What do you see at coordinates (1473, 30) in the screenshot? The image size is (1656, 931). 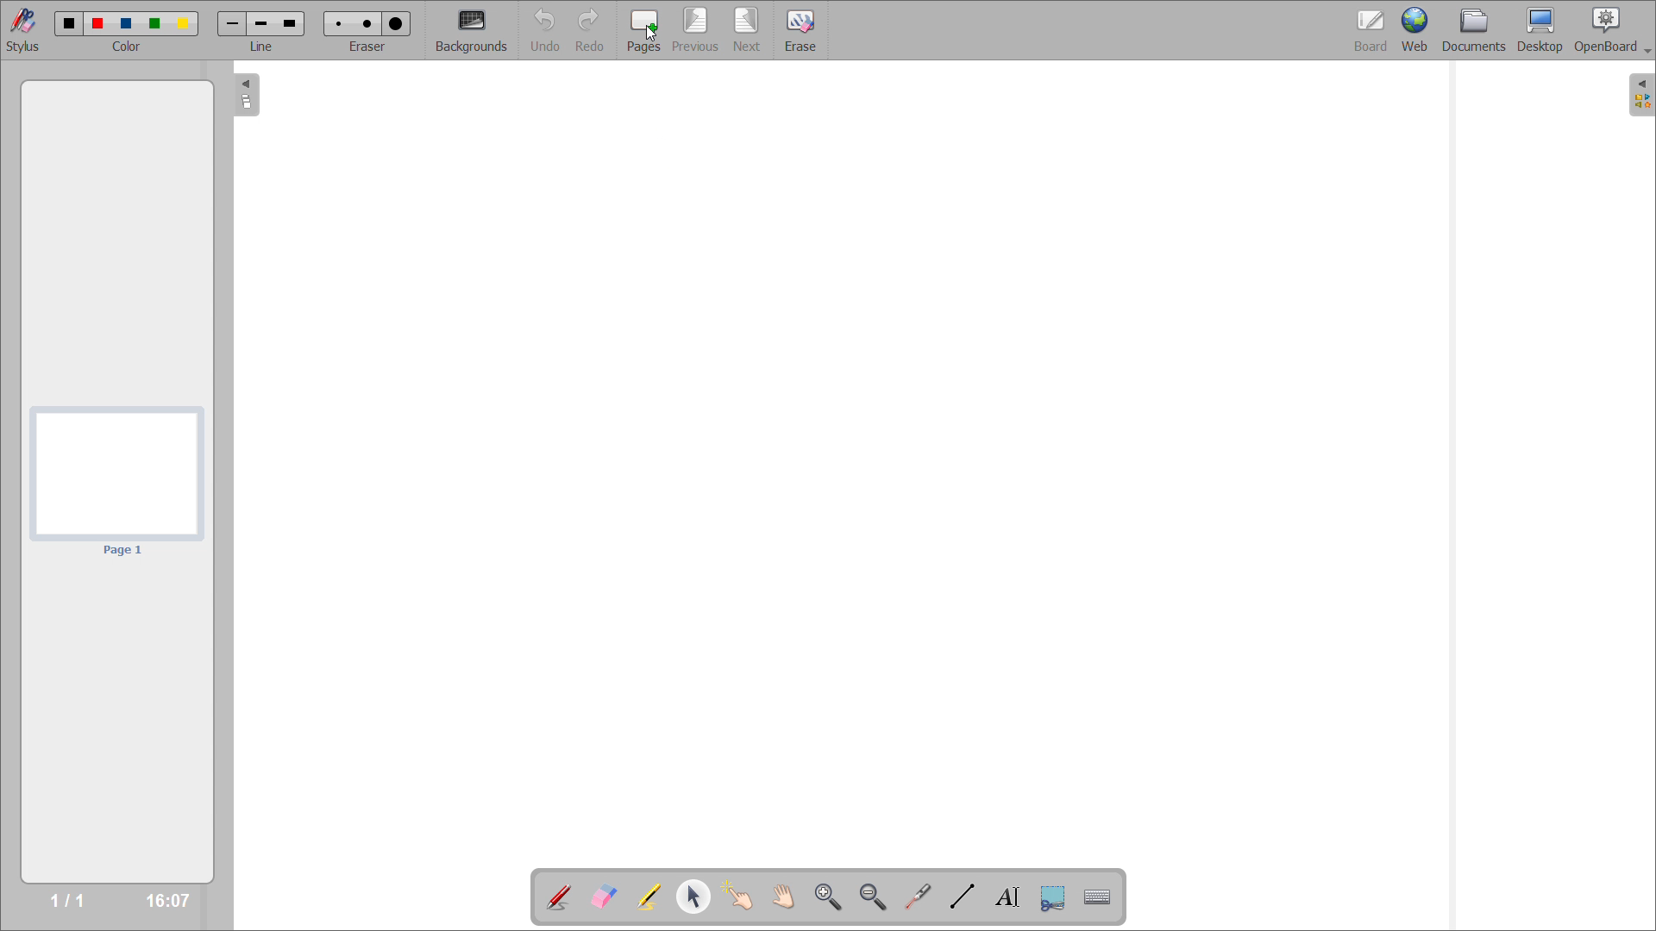 I see `documents` at bounding box center [1473, 30].